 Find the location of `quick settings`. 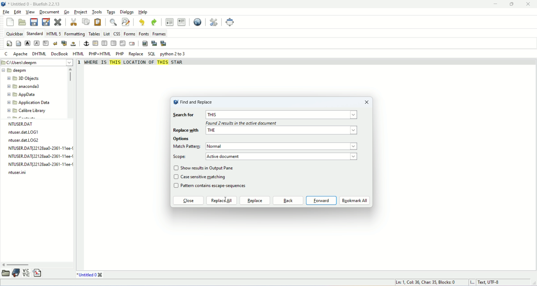

quick settings is located at coordinates (9, 44).